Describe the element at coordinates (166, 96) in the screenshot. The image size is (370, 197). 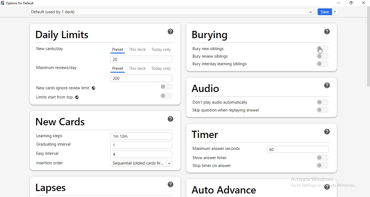
I see `toggle` at that location.